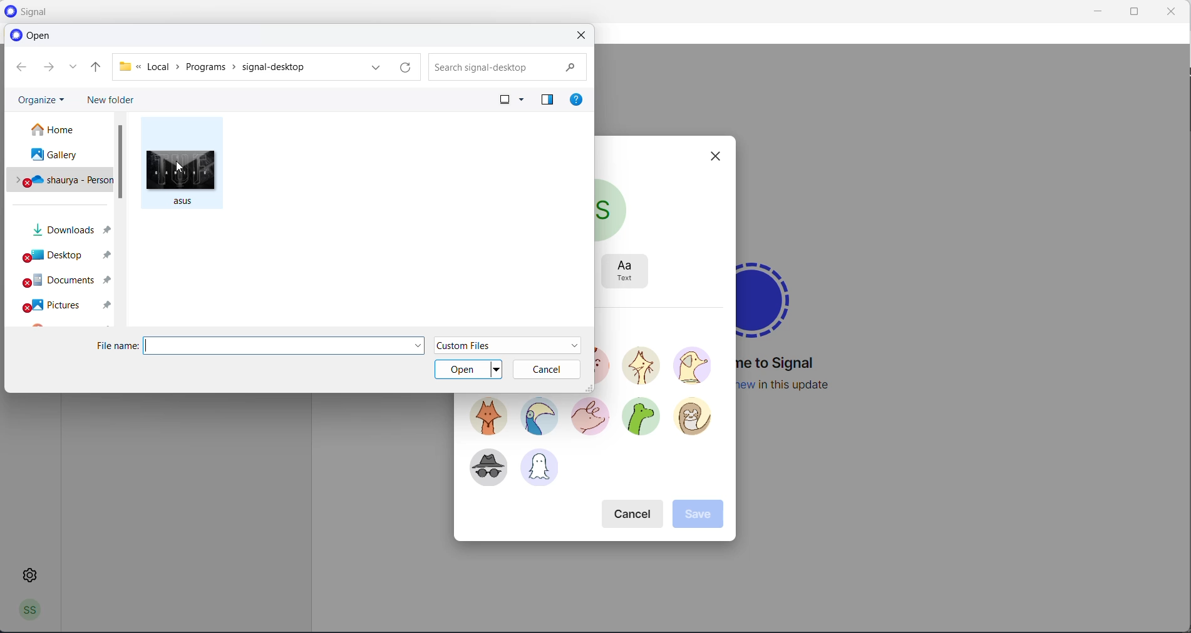  What do you see at coordinates (182, 166) in the screenshot?
I see `cursor` at bounding box center [182, 166].